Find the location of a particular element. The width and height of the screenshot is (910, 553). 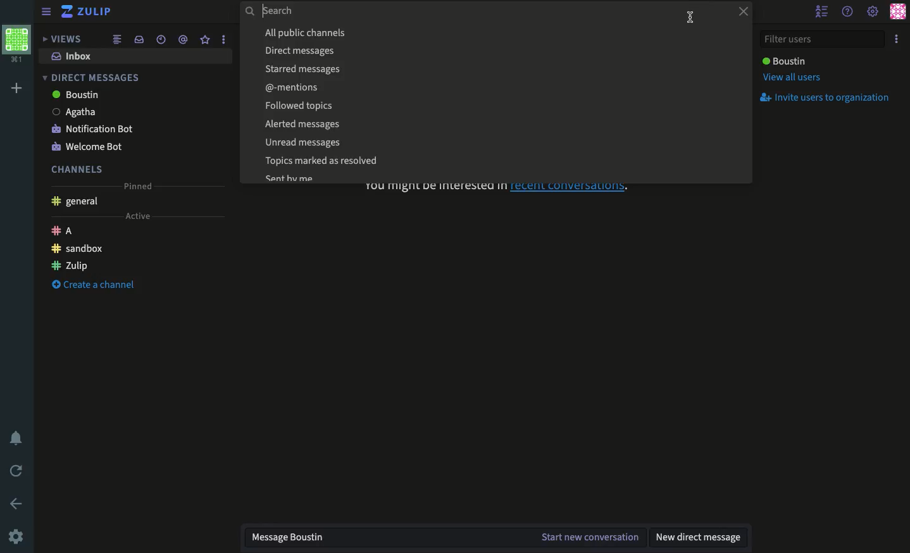

General is located at coordinates (76, 202).